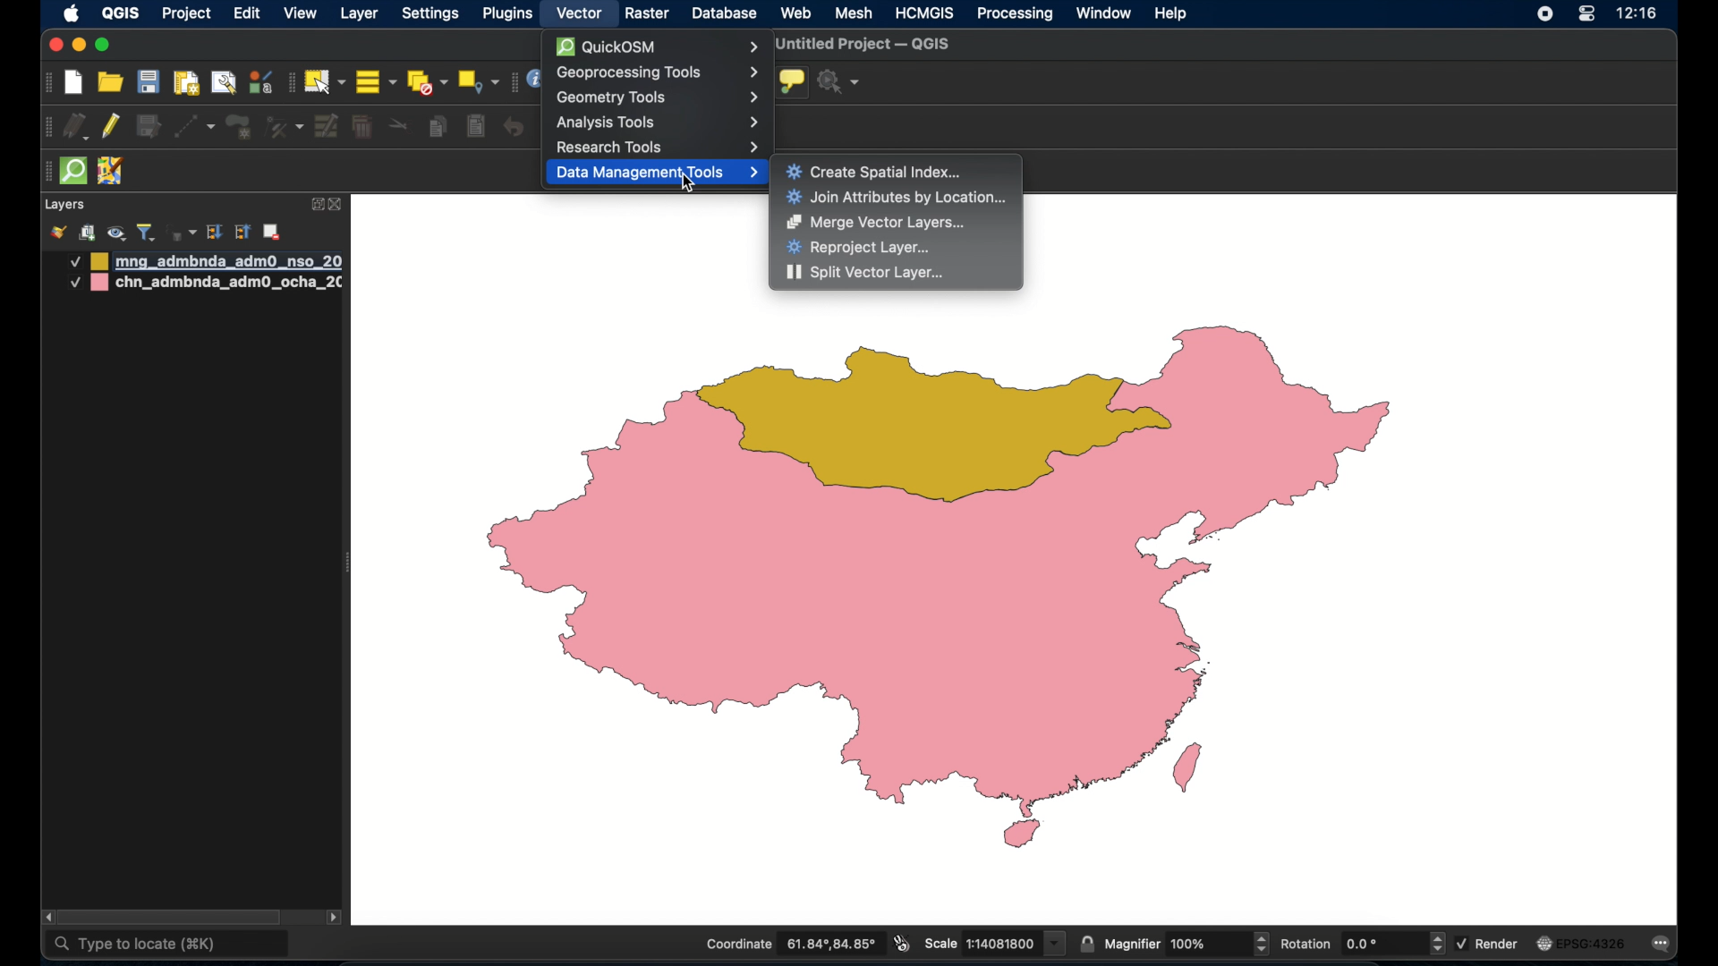 Image resolution: width=1718 pixels, height=966 pixels. I want to click on cursor, so click(684, 183).